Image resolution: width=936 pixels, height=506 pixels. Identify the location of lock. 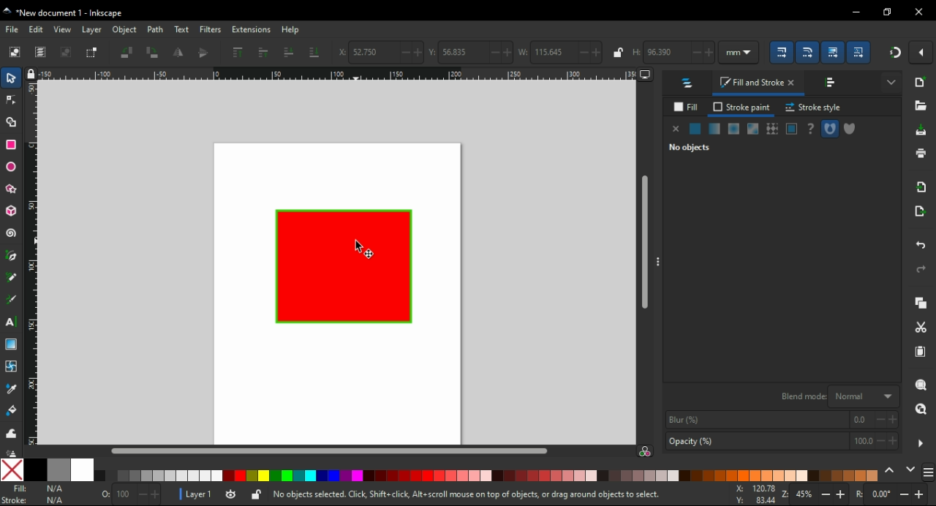
(30, 74).